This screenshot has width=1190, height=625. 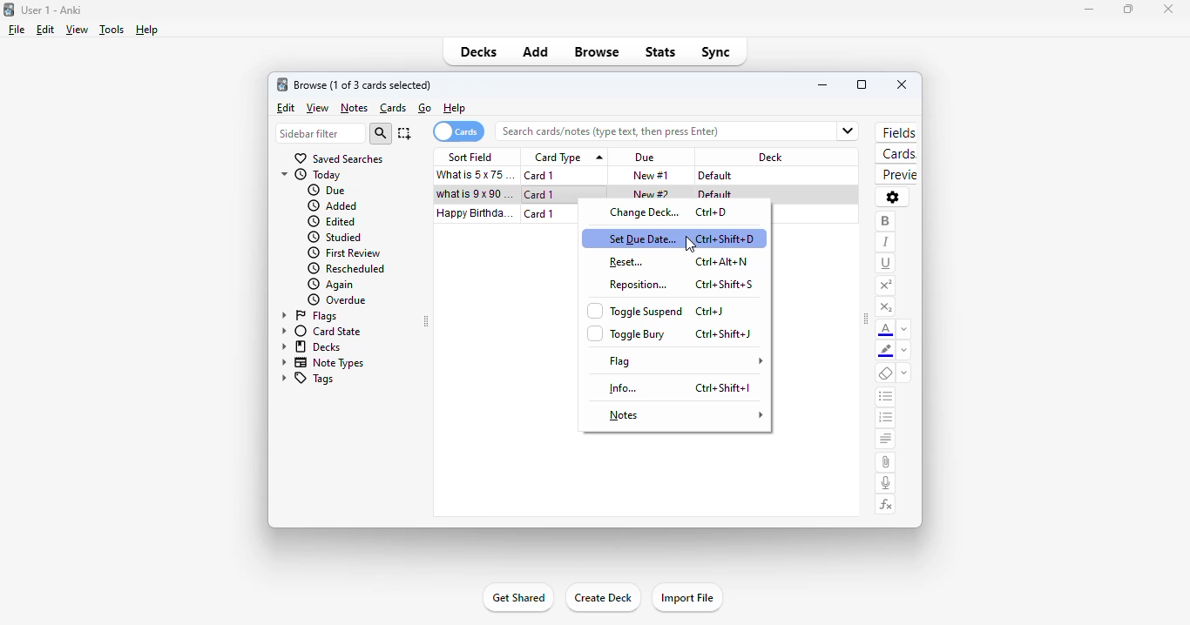 What do you see at coordinates (904, 352) in the screenshot?
I see `remove color` at bounding box center [904, 352].